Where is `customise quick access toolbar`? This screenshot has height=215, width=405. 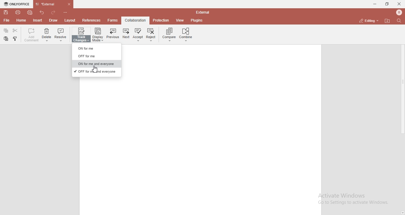 customise quick access toolbar is located at coordinates (65, 12).